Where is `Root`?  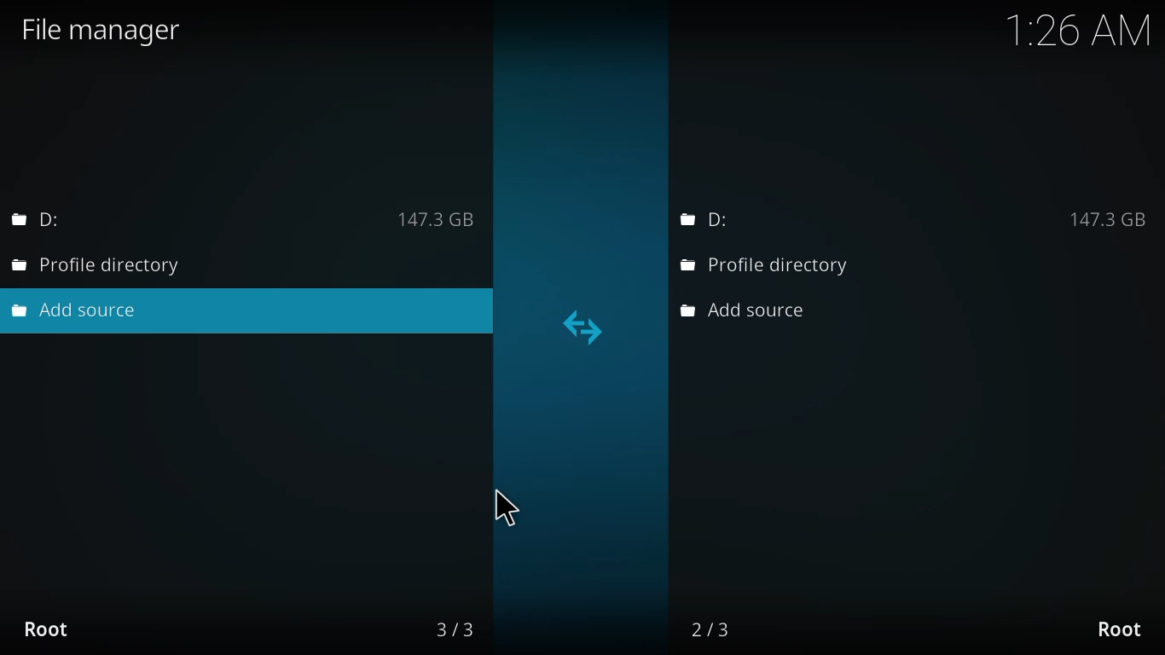
Root is located at coordinates (1119, 629).